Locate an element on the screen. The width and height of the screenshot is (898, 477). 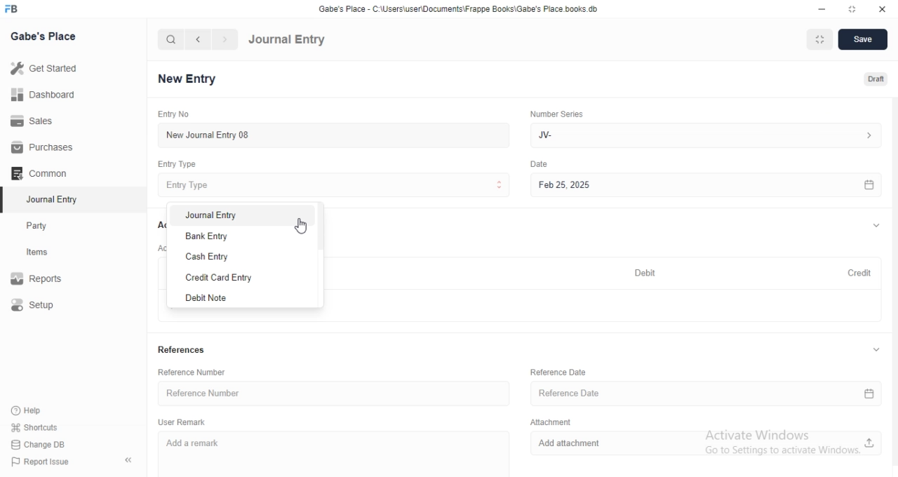
close is located at coordinates (881, 8).